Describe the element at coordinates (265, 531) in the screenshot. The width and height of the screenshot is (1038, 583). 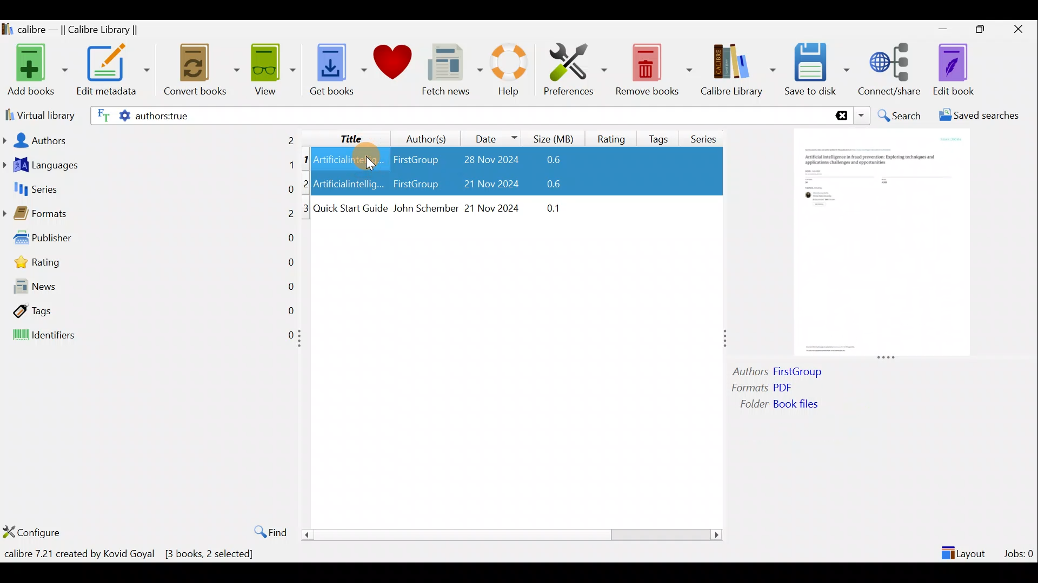
I see `Find` at that location.